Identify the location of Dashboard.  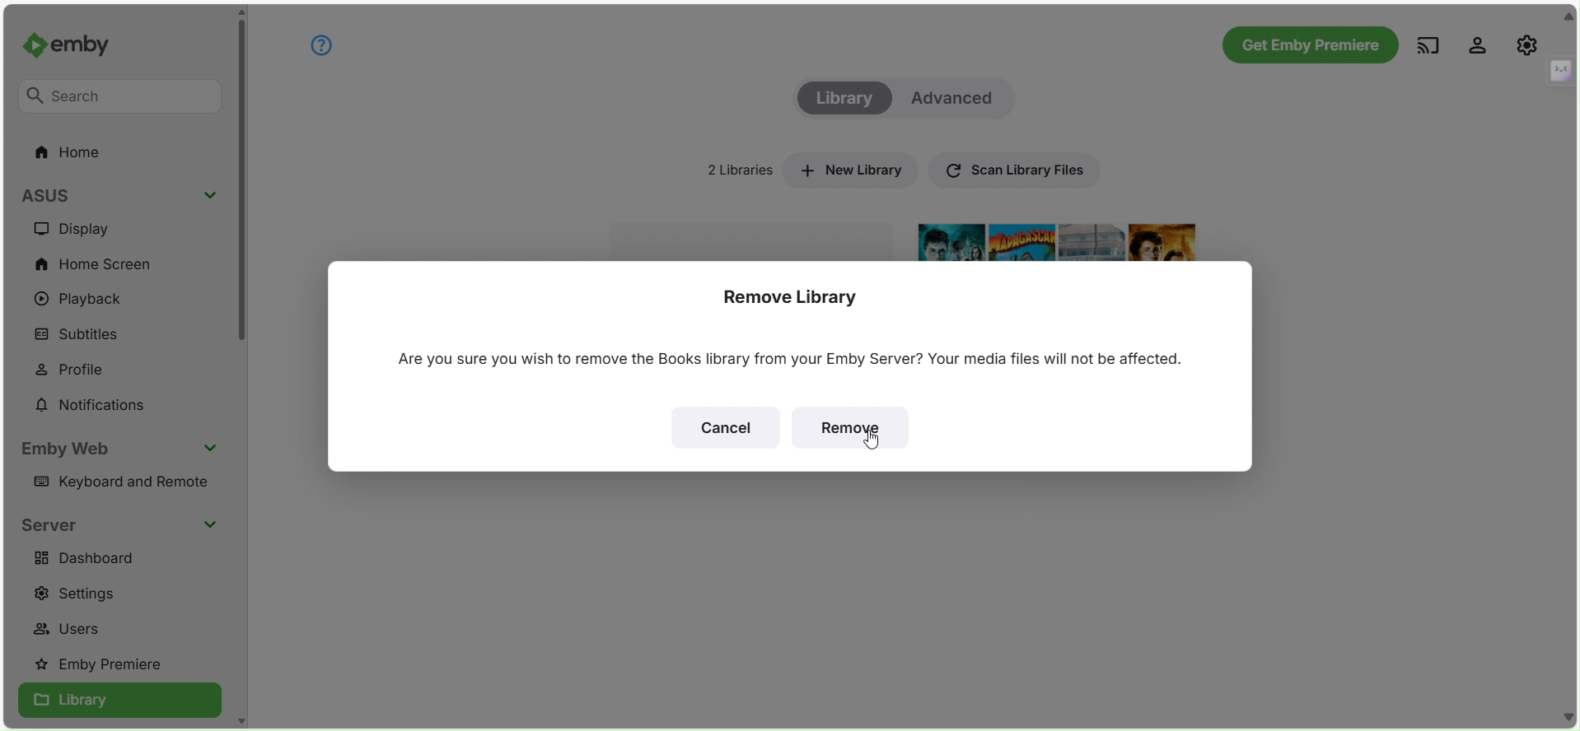
(91, 557).